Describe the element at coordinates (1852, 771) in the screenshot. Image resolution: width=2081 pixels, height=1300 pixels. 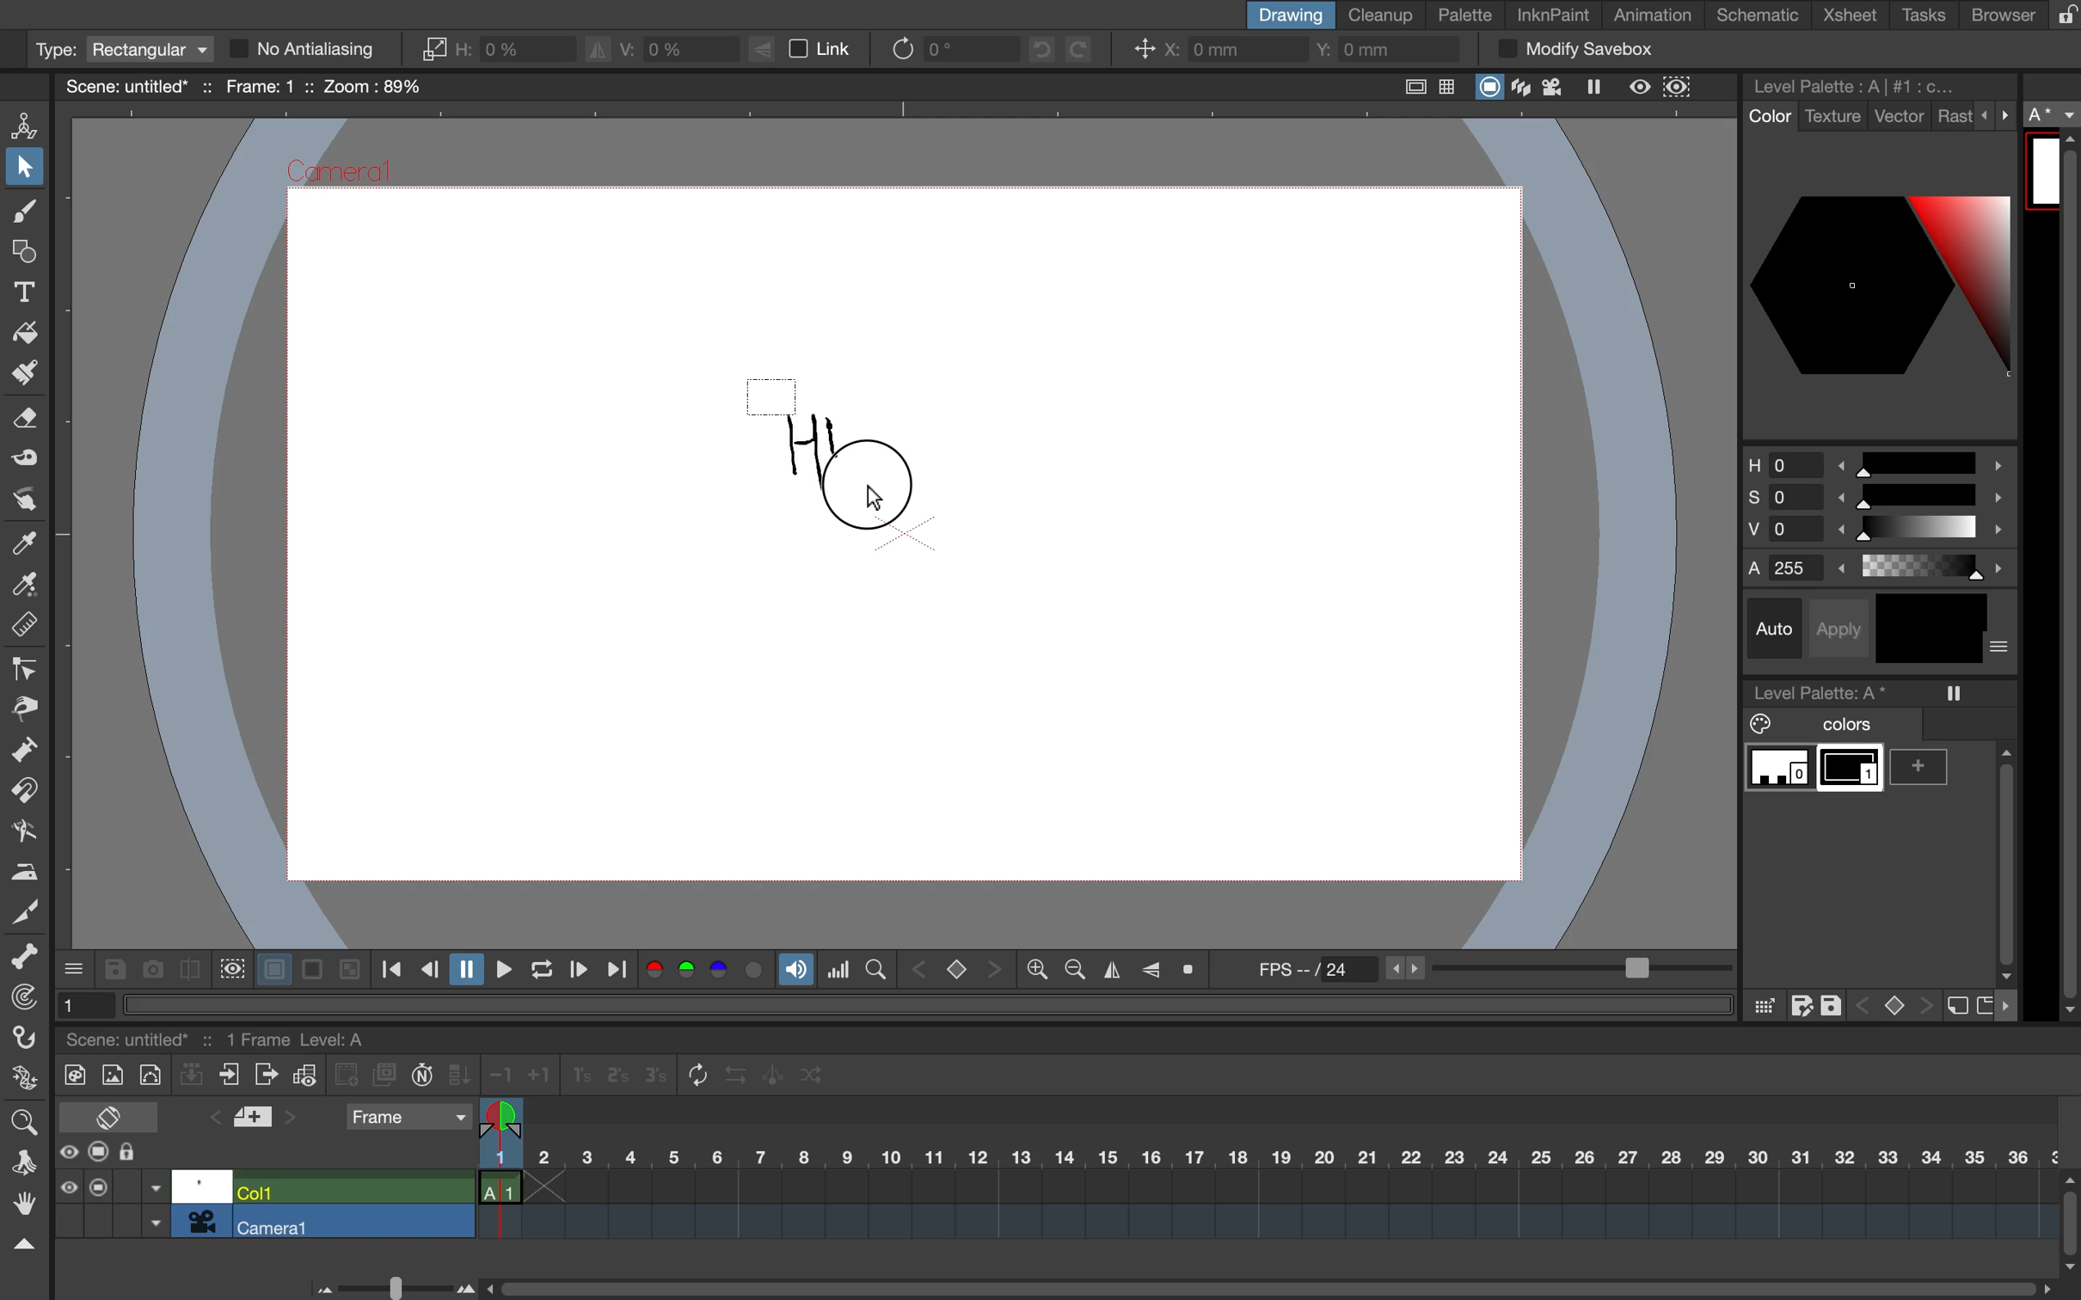
I see `color 1` at that location.